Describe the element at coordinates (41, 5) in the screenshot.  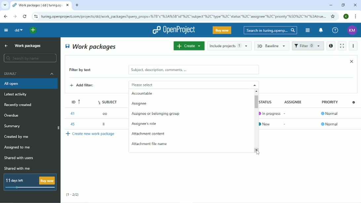
I see `Current tab` at that location.